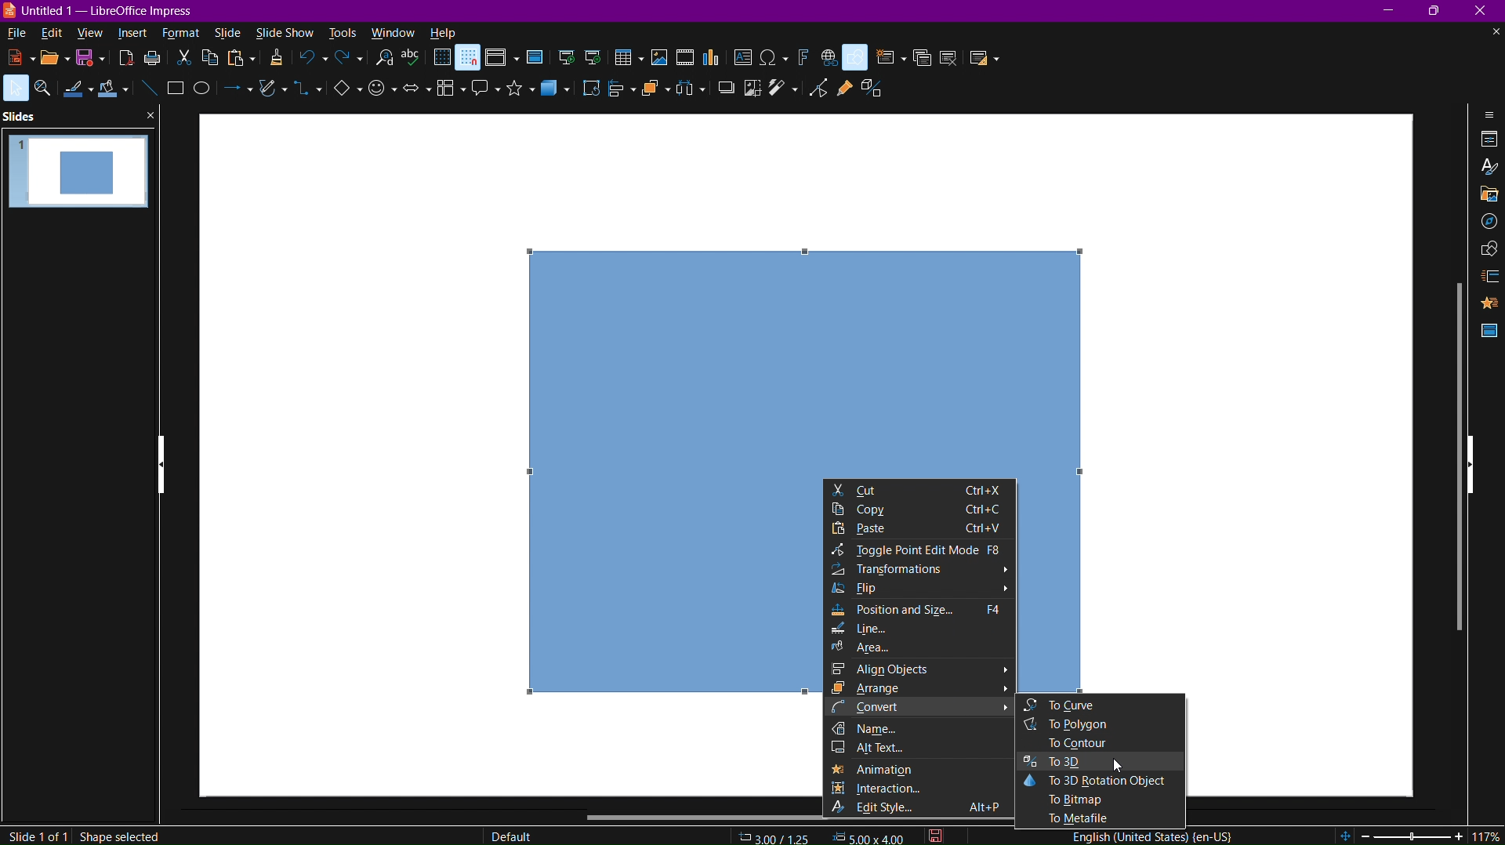 This screenshot has width=1505, height=845. What do you see at coordinates (270, 96) in the screenshot?
I see `Curves and Polygons` at bounding box center [270, 96].